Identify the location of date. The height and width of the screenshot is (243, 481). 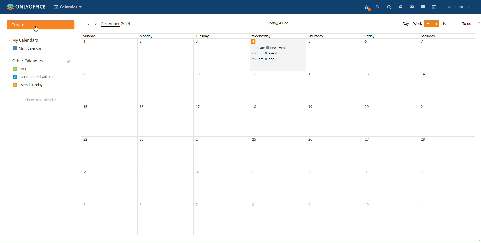
(254, 42).